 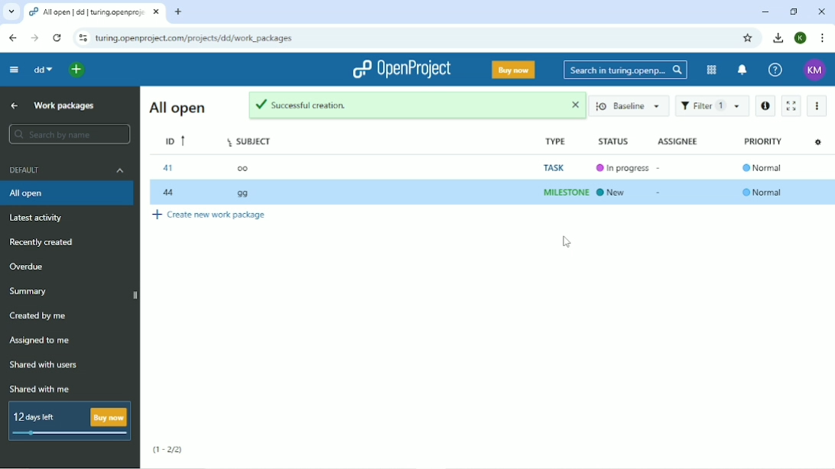 What do you see at coordinates (778, 38) in the screenshot?
I see `Downloads` at bounding box center [778, 38].